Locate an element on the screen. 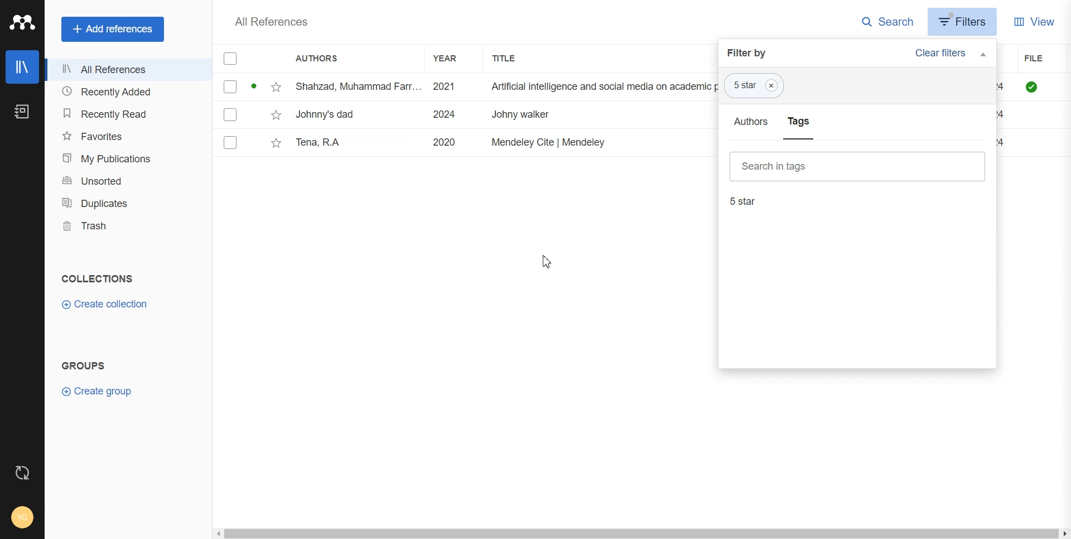 The width and height of the screenshot is (1071, 539). Cursor is located at coordinates (544, 262).